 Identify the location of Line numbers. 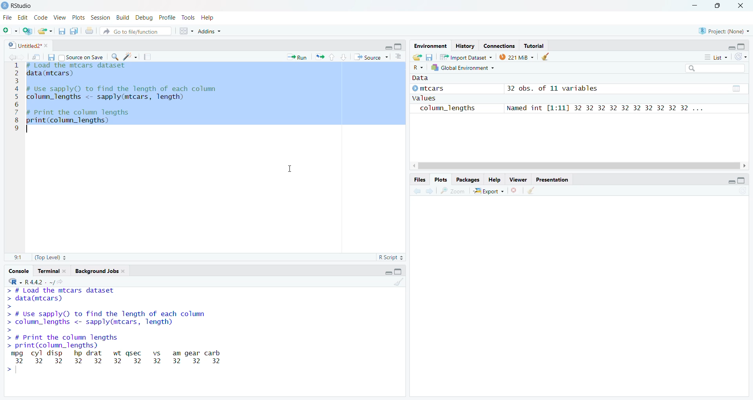
(14, 98).